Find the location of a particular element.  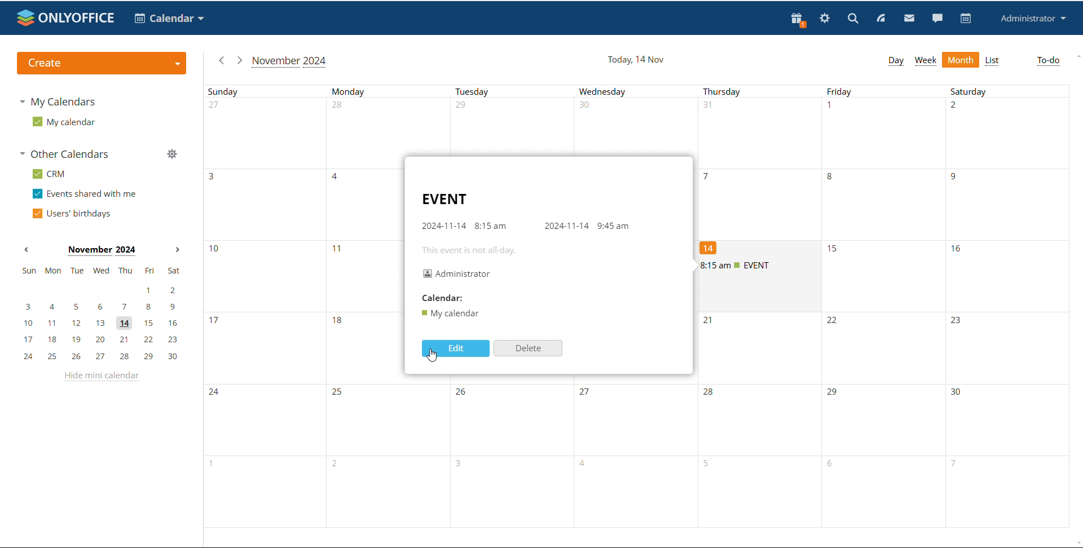

select application is located at coordinates (168, 19).